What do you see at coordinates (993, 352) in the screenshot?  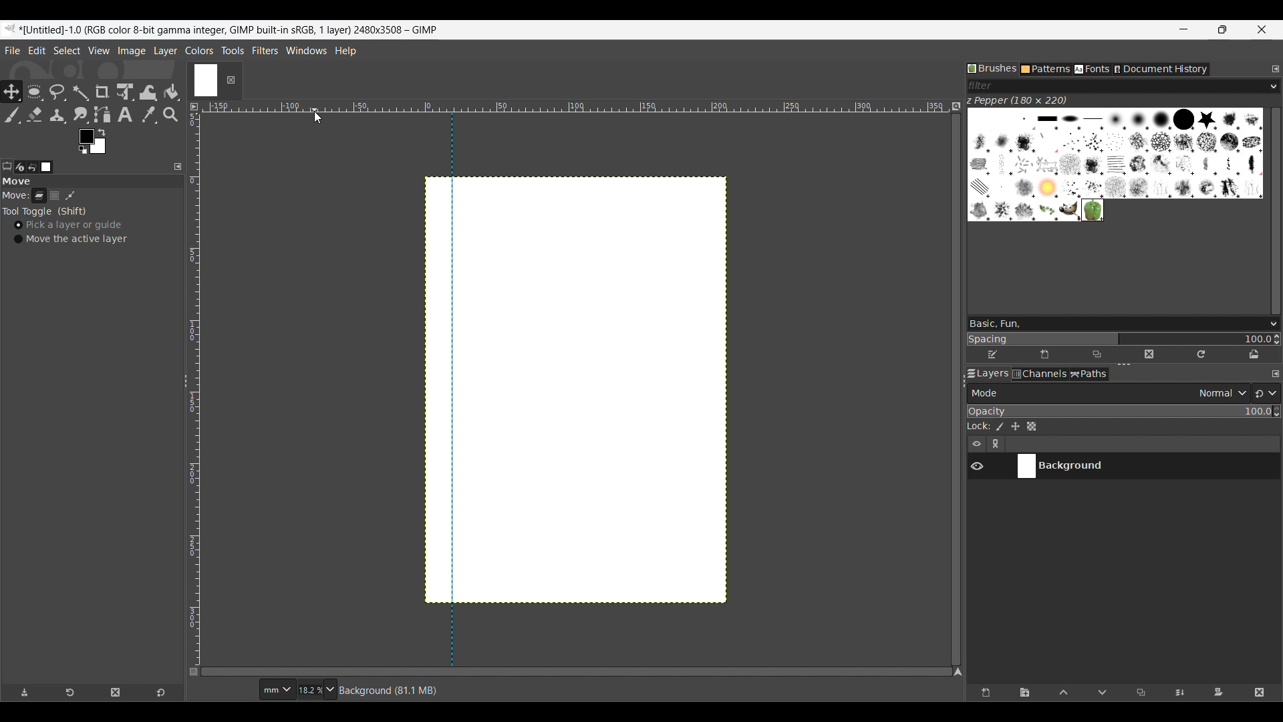 I see `Edit brush` at bounding box center [993, 352].